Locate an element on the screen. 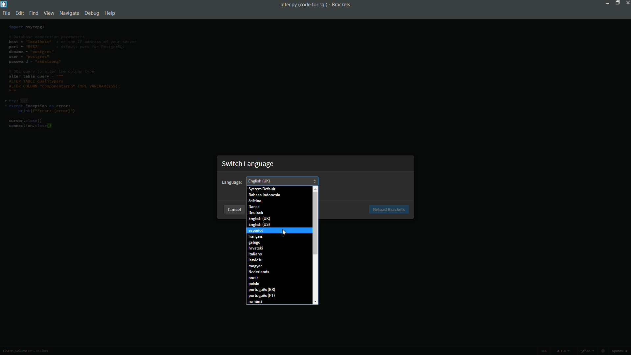 The height and width of the screenshot is (355, 631). Bahasa Indonesia is located at coordinates (278, 196).